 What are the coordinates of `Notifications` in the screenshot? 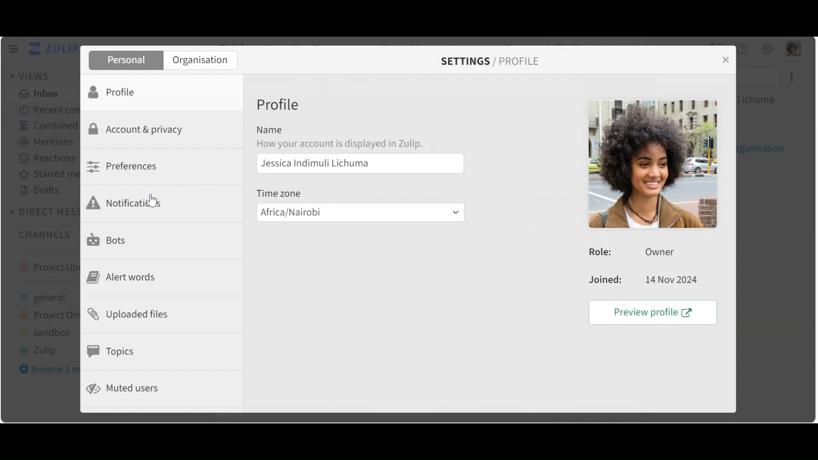 It's located at (130, 203).